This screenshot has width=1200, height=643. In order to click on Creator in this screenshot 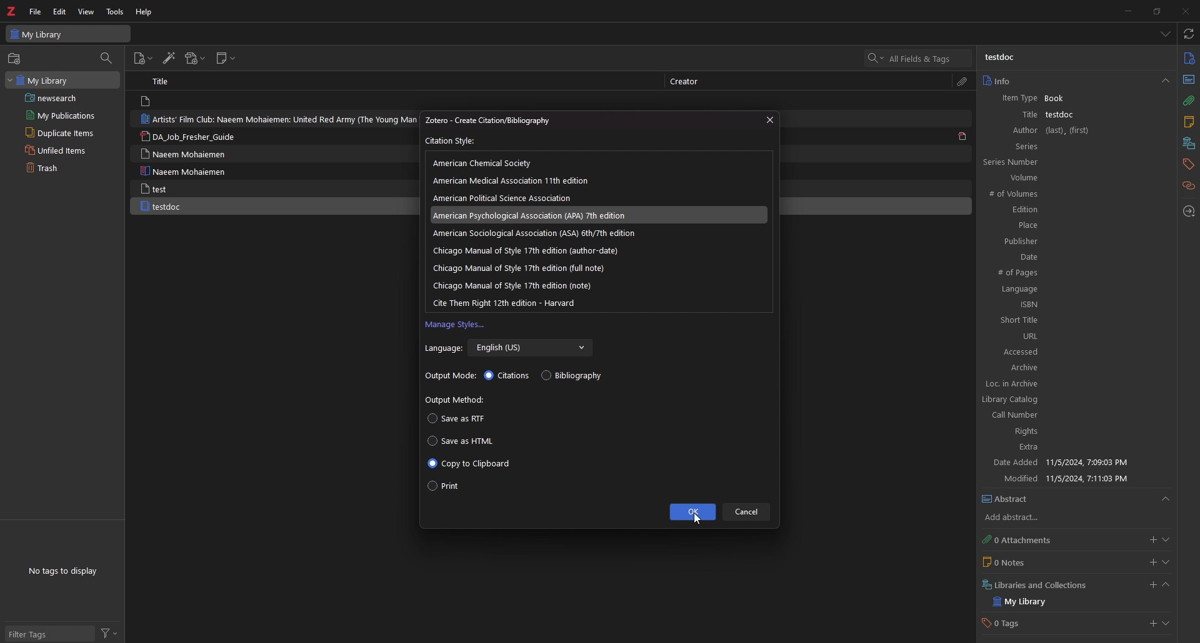, I will do `click(689, 82)`.